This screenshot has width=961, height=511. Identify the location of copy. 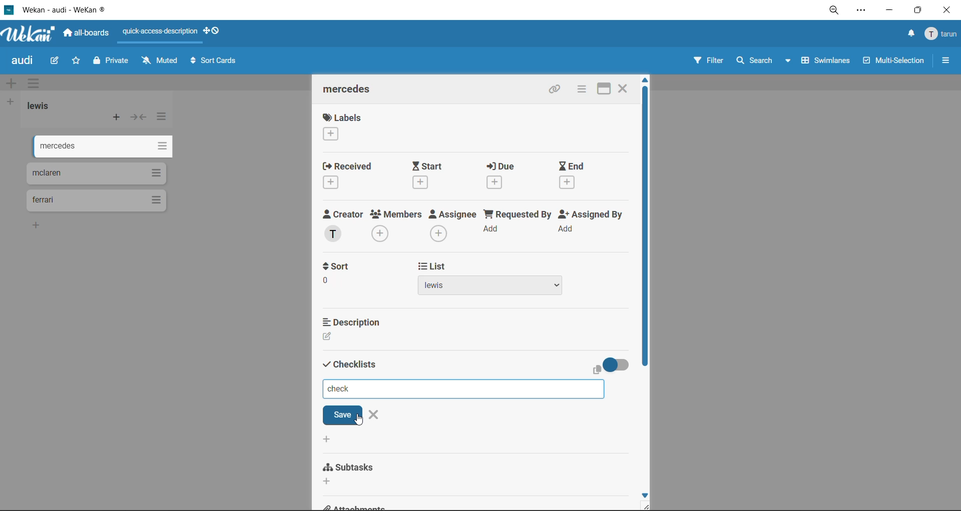
(558, 91).